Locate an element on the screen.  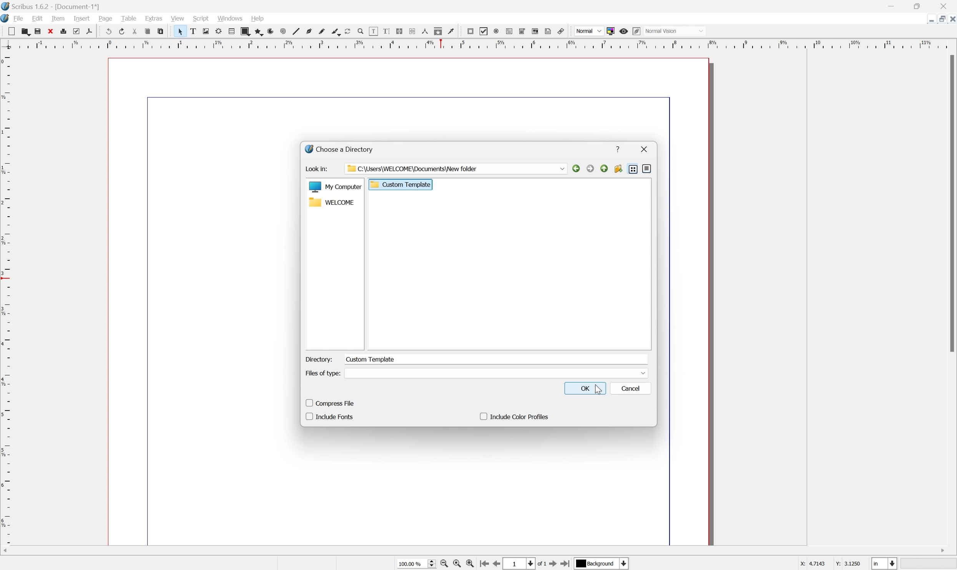
image frame is located at coordinates (206, 31).